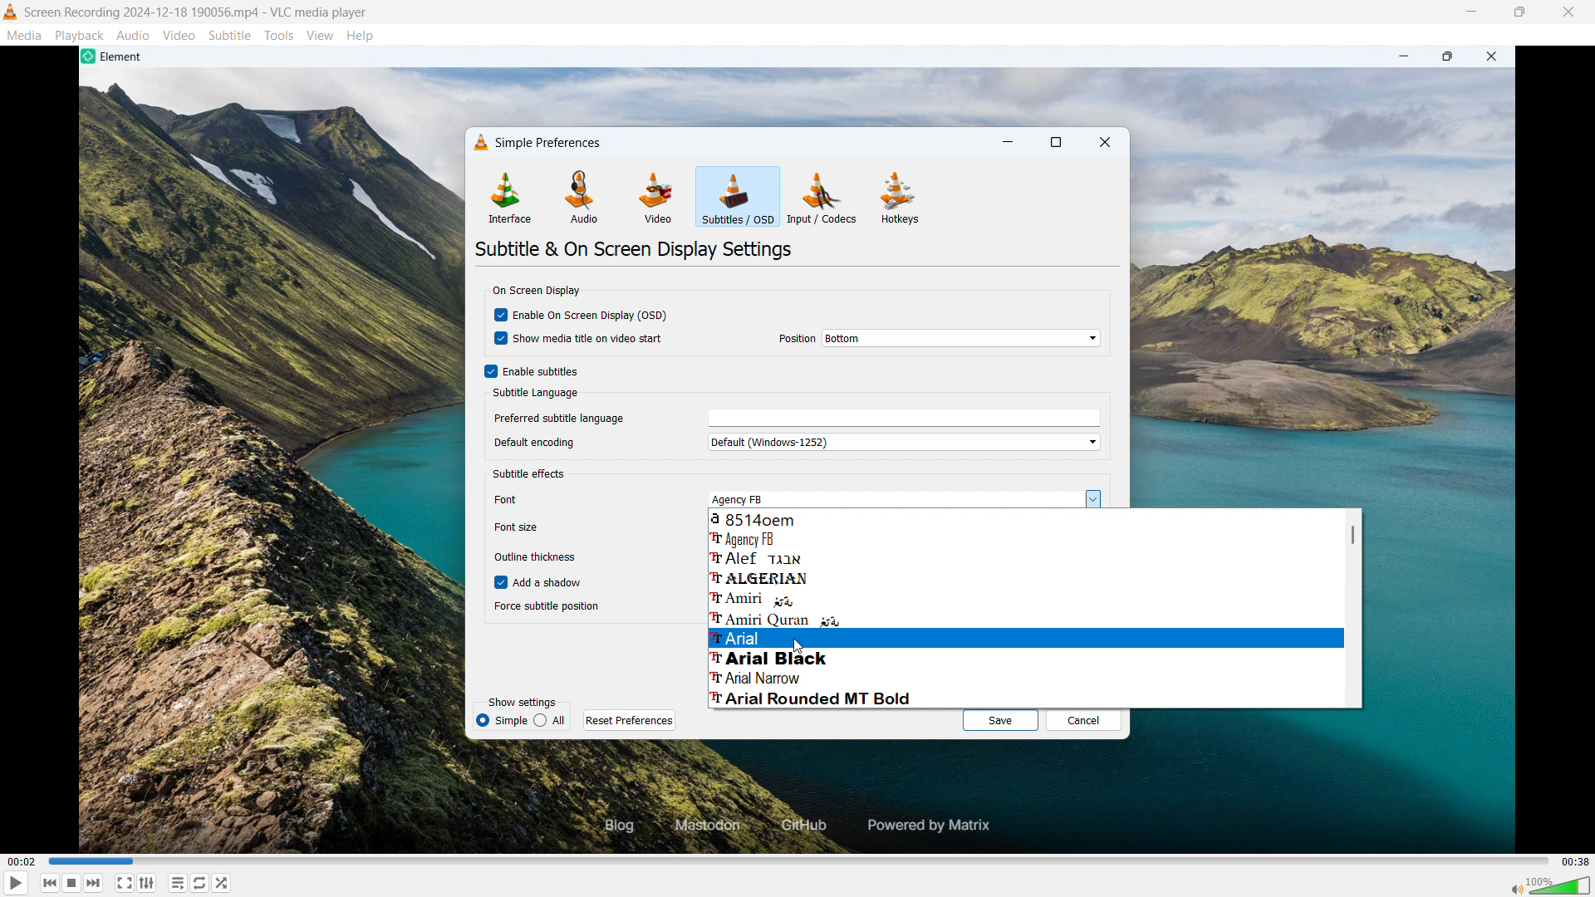 The width and height of the screenshot is (1595, 897). What do you see at coordinates (533, 558) in the screenshot?
I see `Outline thickness` at bounding box center [533, 558].